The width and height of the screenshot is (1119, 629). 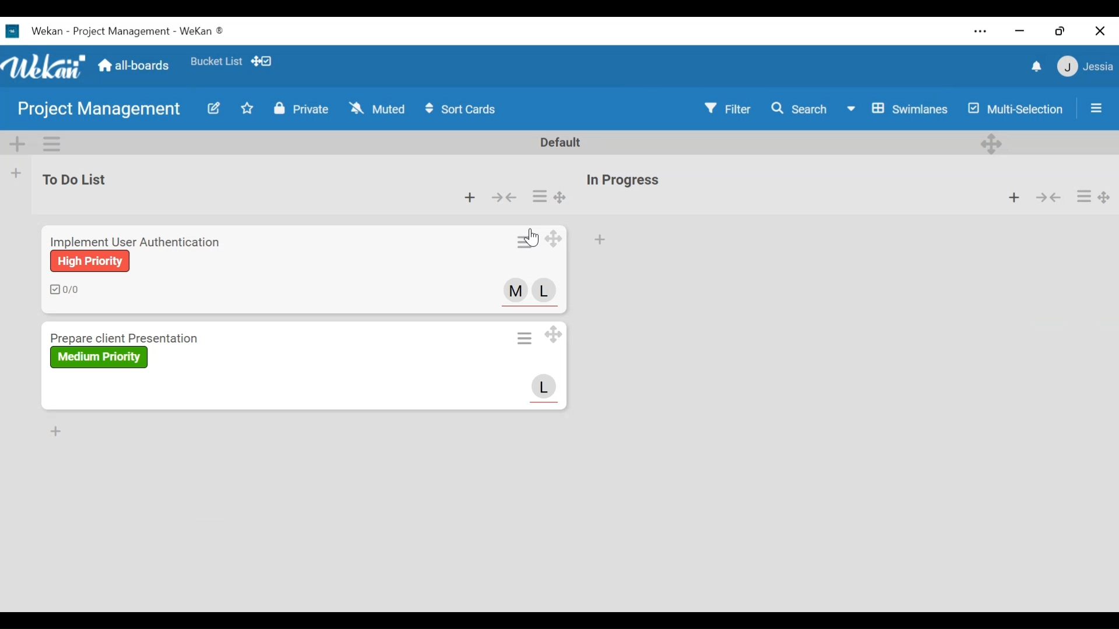 What do you see at coordinates (534, 238) in the screenshot?
I see `cursor` at bounding box center [534, 238].